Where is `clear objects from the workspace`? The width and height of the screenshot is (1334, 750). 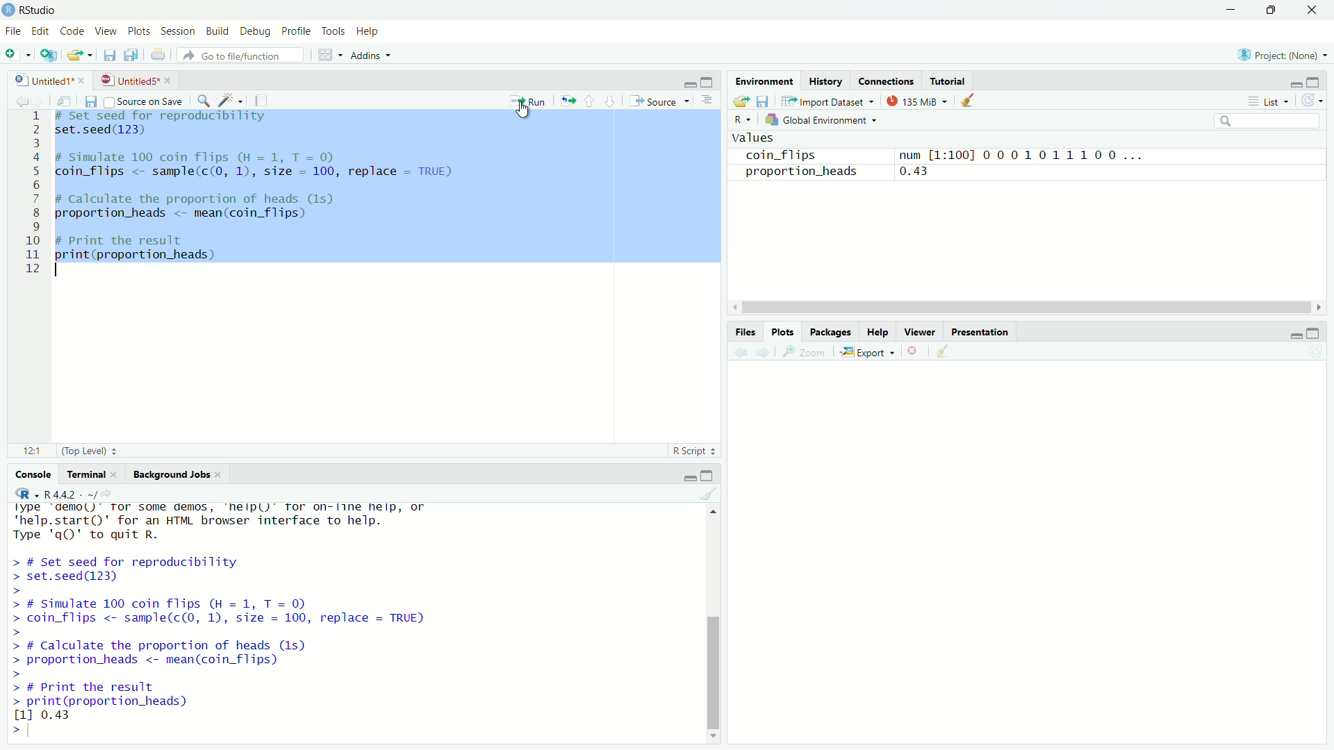 clear objects from the workspace is located at coordinates (971, 101).